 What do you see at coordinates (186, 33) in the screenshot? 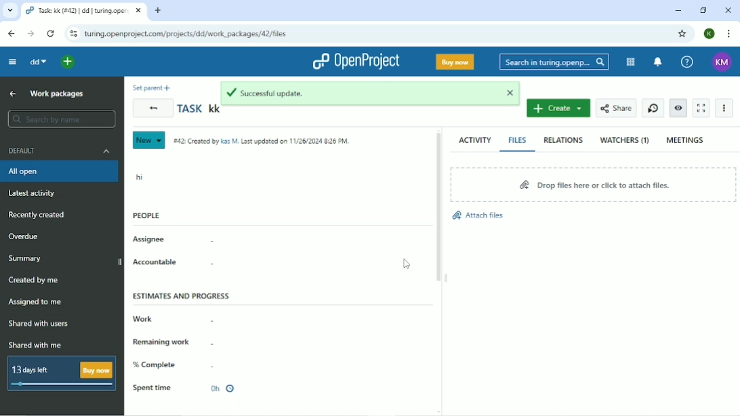
I see `turing.openproject.com/projects/dd/work_packages/42/files` at bounding box center [186, 33].